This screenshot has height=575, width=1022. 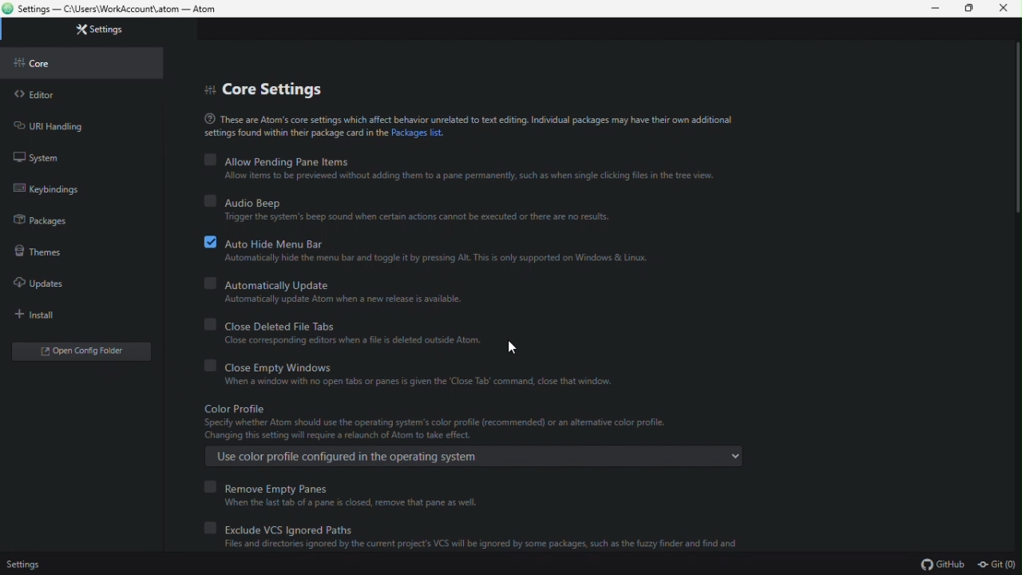 What do you see at coordinates (48, 188) in the screenshot?
I see `Key binding` at bounding box center [48, 188].